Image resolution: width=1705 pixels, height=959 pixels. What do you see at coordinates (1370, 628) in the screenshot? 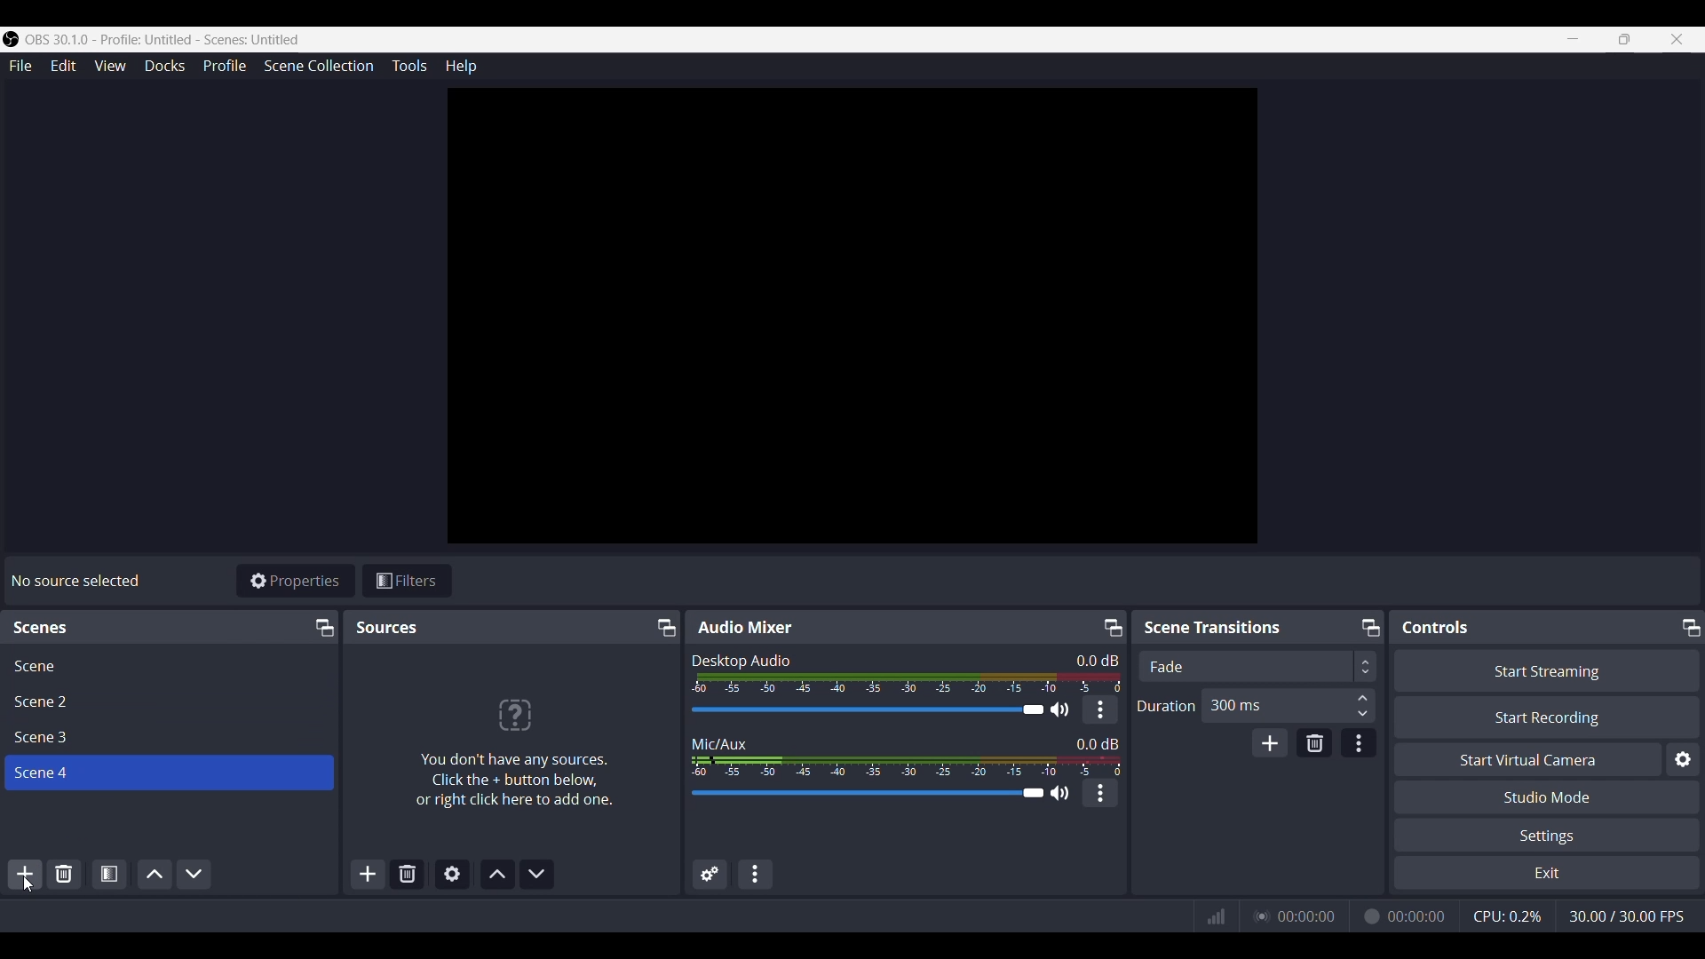
I see `Minimize` at bounding box center [1370, 628].